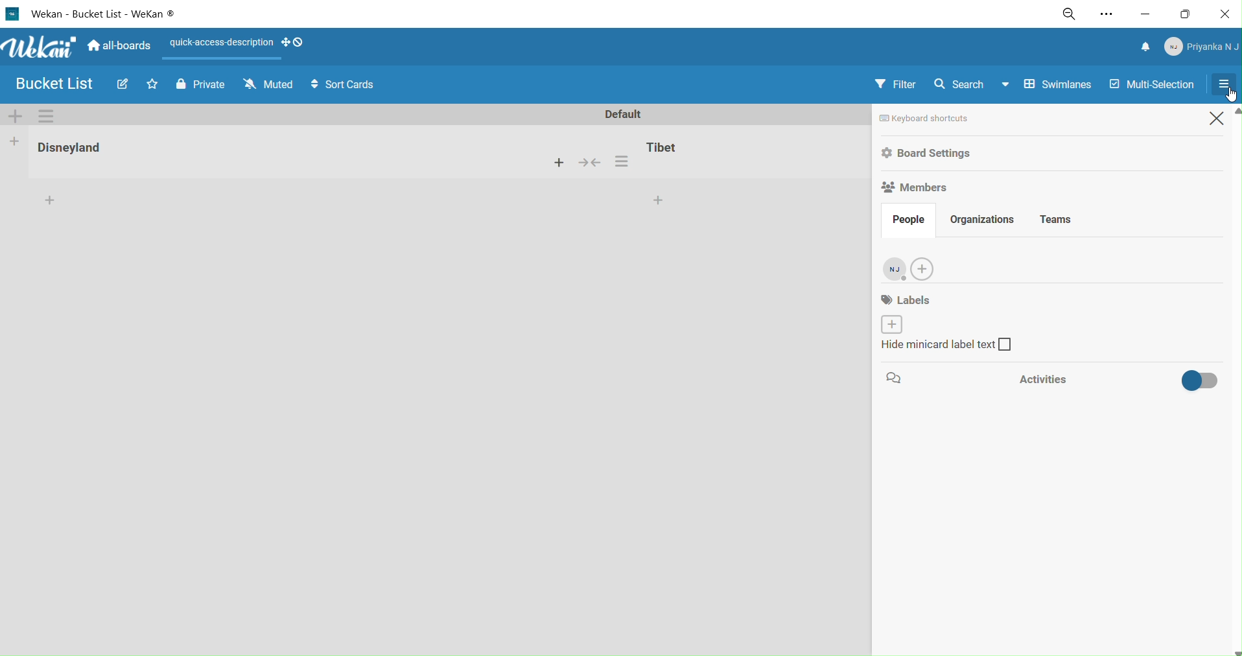  Describe the element at coordinates (1205, 119) in the screenshot. I see `close` at that location.